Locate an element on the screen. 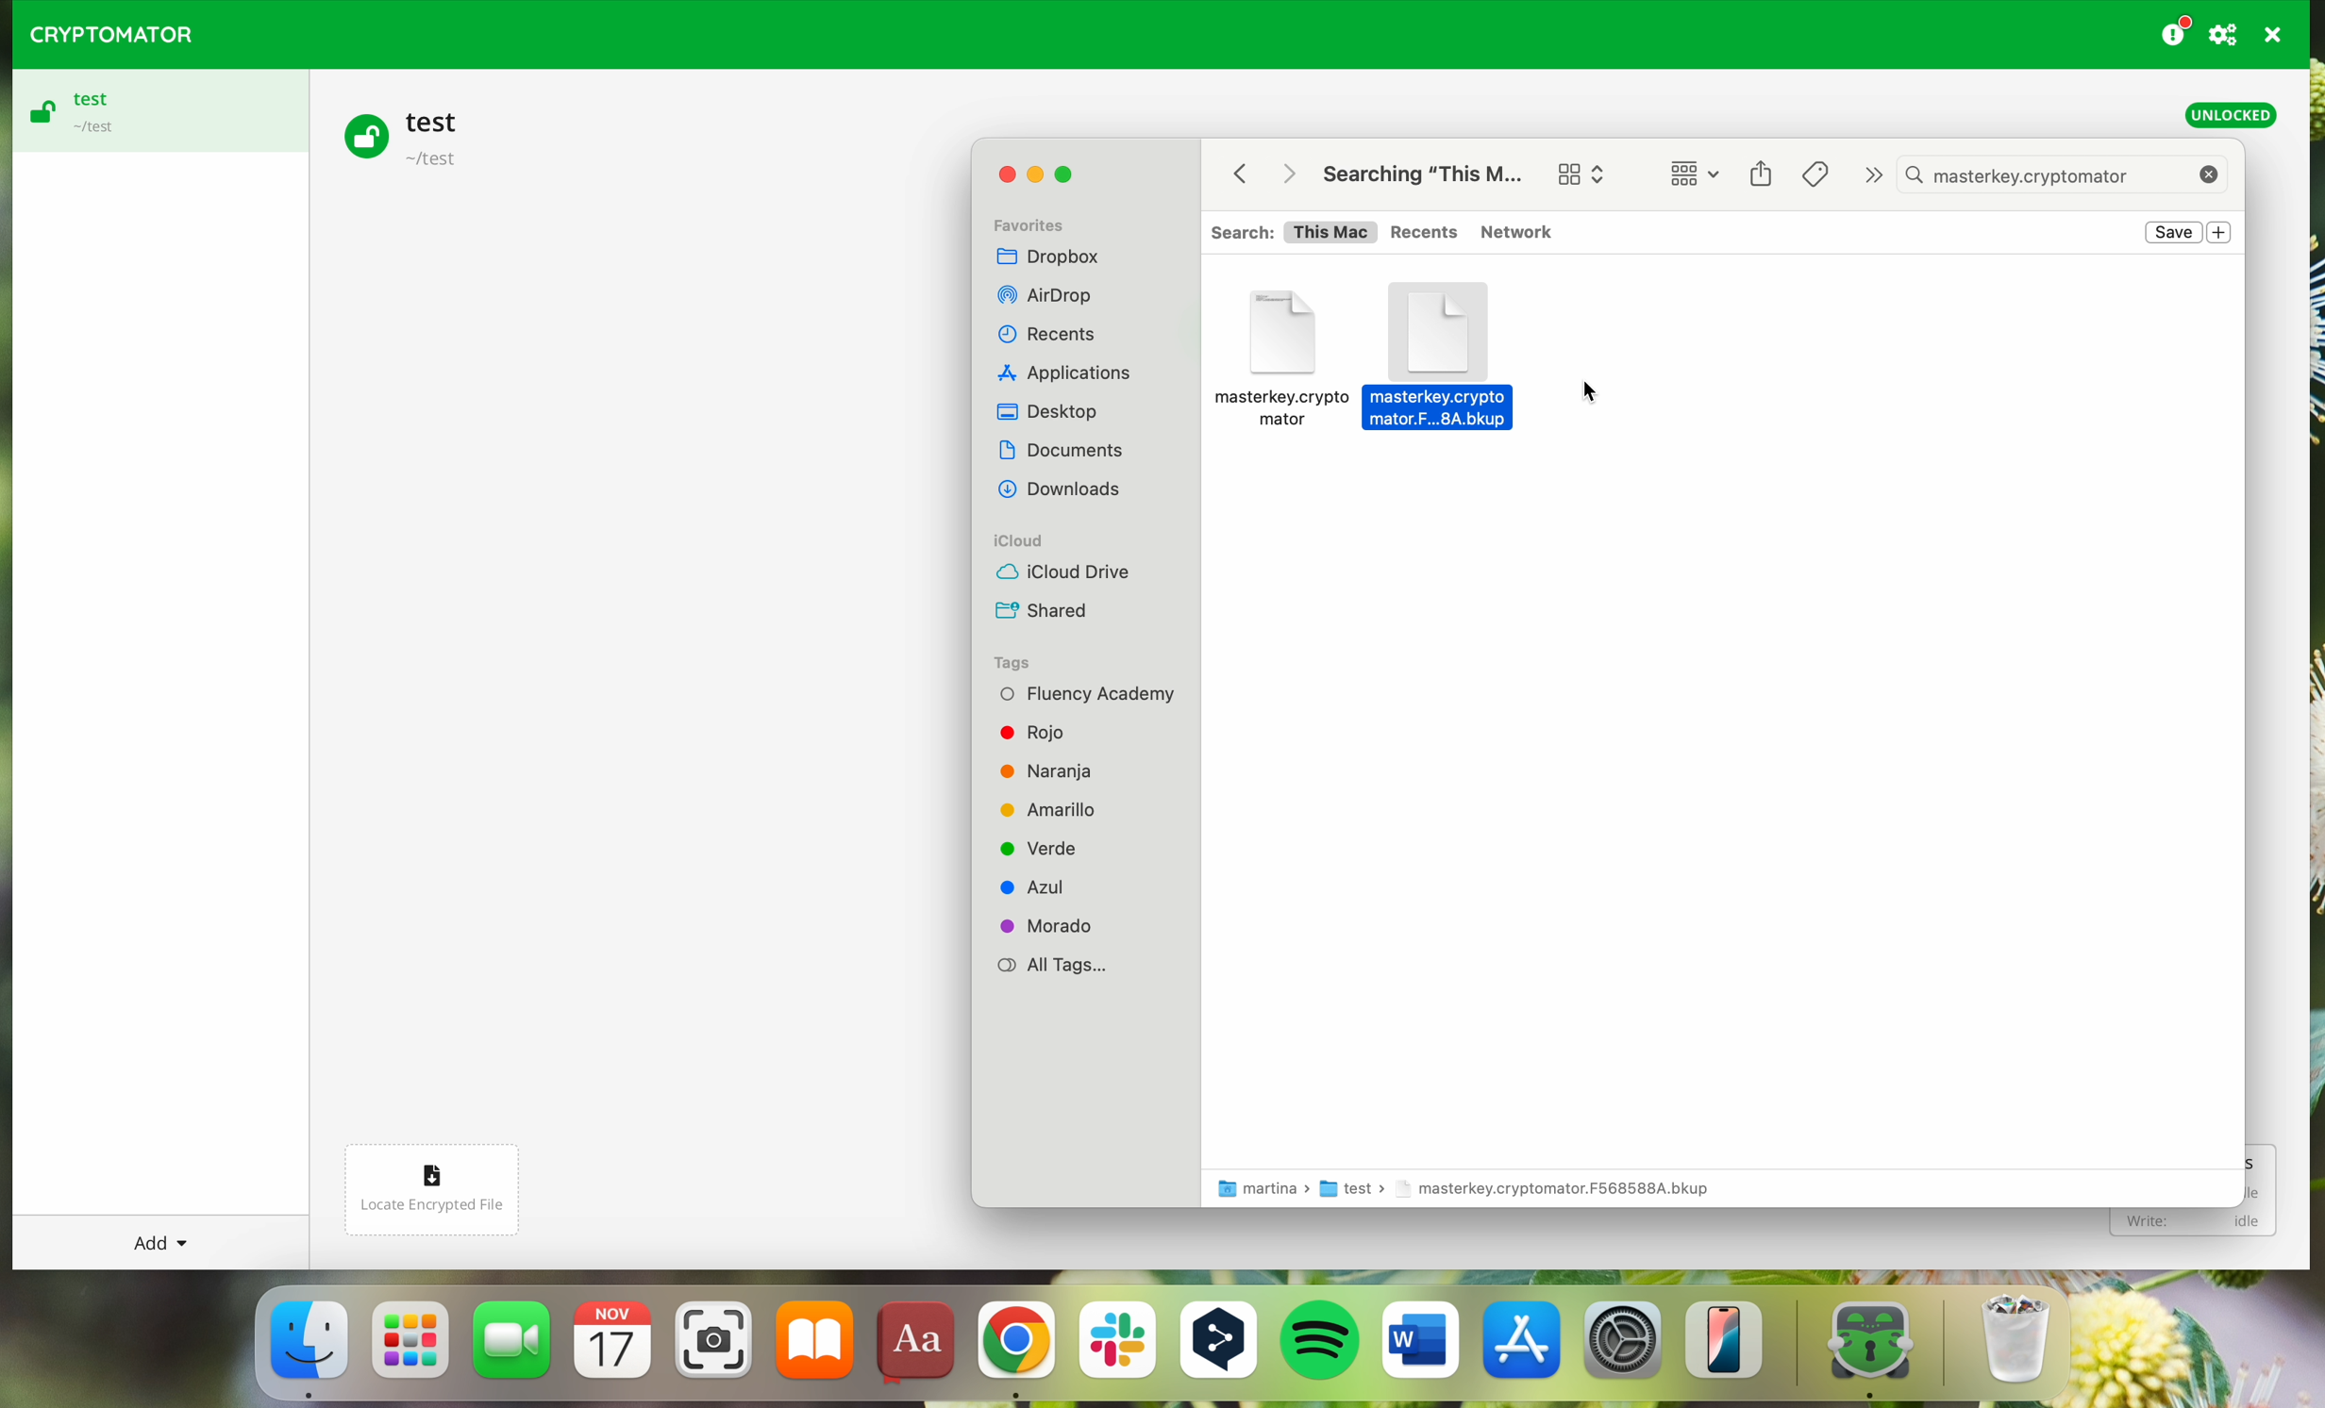 The width and height of the screenshot is (2325, 1408). Appstore is located at coordinates (1524, 1347).